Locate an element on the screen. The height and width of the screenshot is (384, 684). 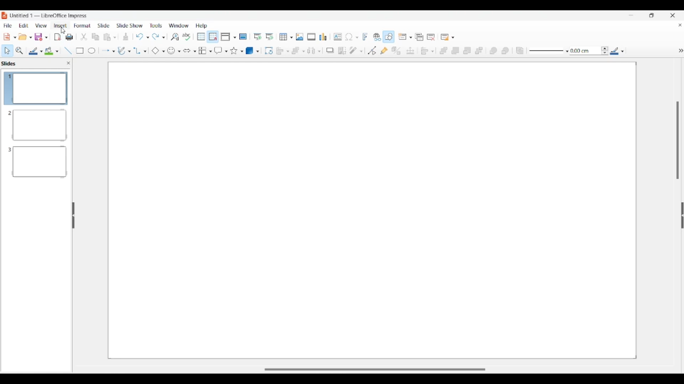
Slide 1 is located at coordinates (36, 88).